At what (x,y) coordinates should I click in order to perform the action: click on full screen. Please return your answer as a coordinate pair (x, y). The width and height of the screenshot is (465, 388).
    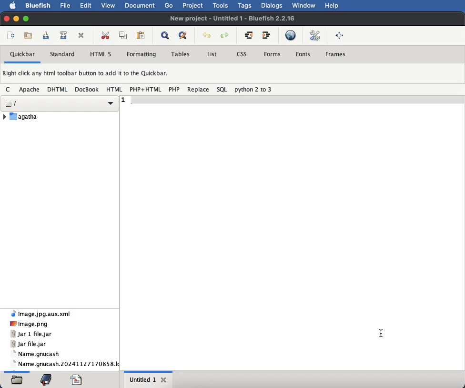
    Looking at the image, I should click on (340, 35).